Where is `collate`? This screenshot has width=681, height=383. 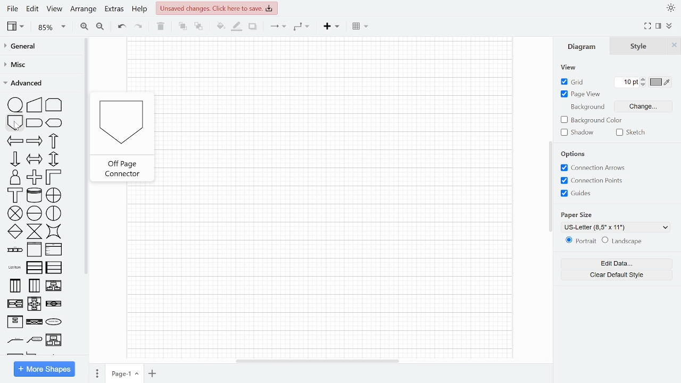
collate is located at coordinates (35, 231).